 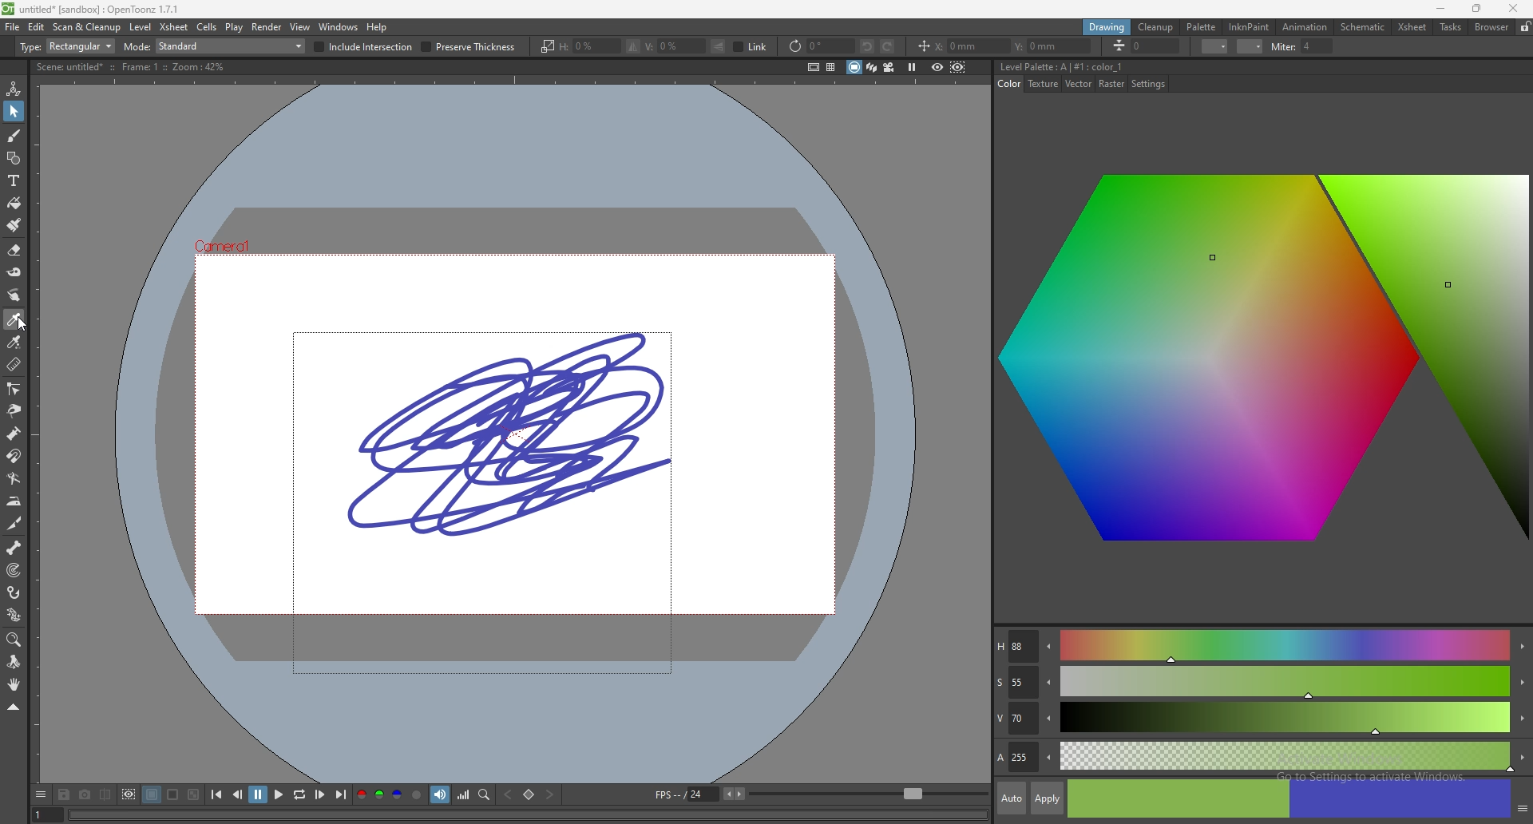 What do you see at coordinates (674, 46) in the screenshot?
I see `vertical` at bounding box center [674, 46].